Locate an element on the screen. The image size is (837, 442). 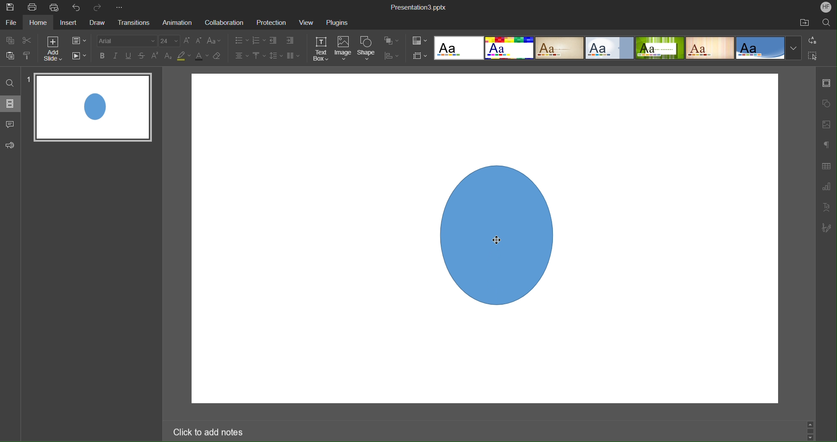
Transitions is located at coordinates (132, 23).